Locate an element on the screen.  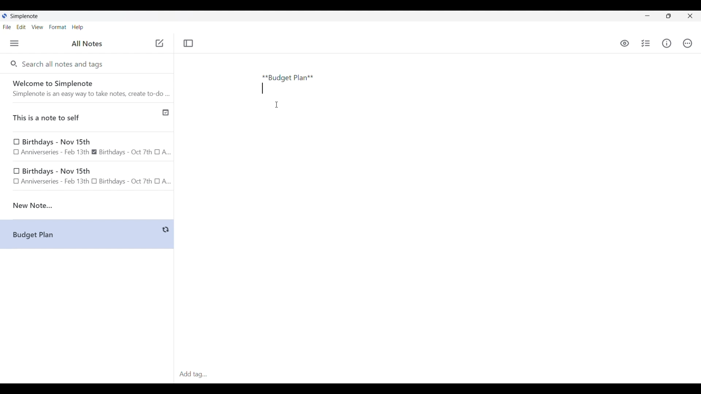
Insert checklist is located at coordinates (646, 43).